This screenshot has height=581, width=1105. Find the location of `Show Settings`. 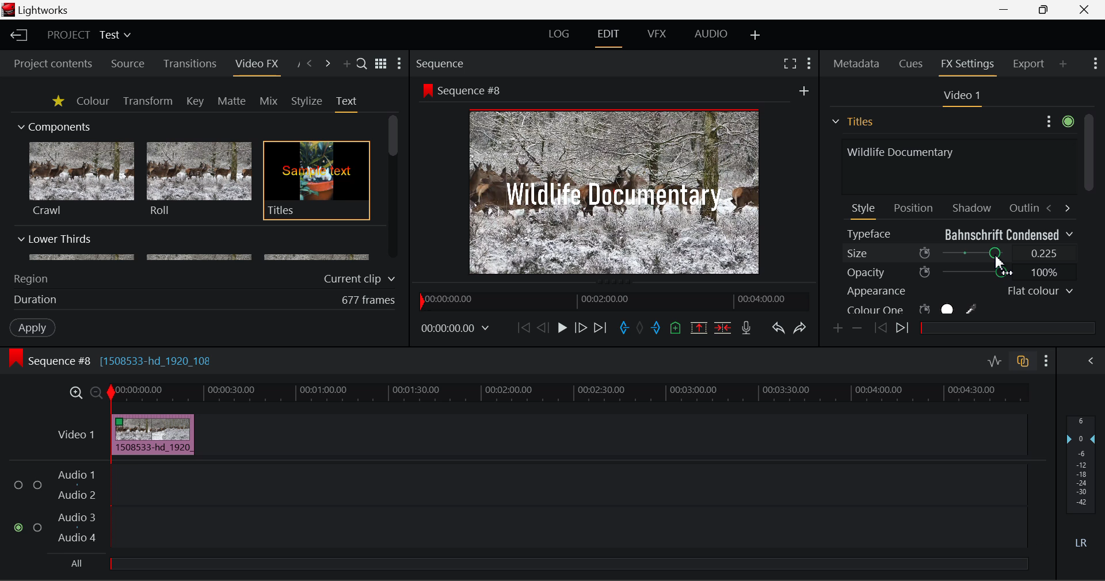

Show Settings is located at coordinates (1047, 361).